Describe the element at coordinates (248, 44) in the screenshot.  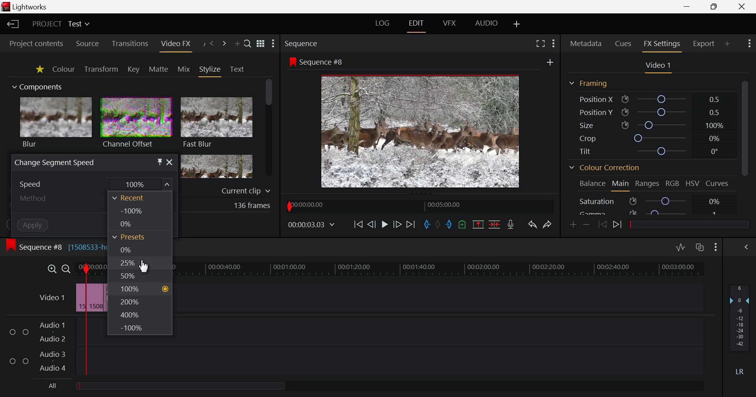
I see `Search` at that location.